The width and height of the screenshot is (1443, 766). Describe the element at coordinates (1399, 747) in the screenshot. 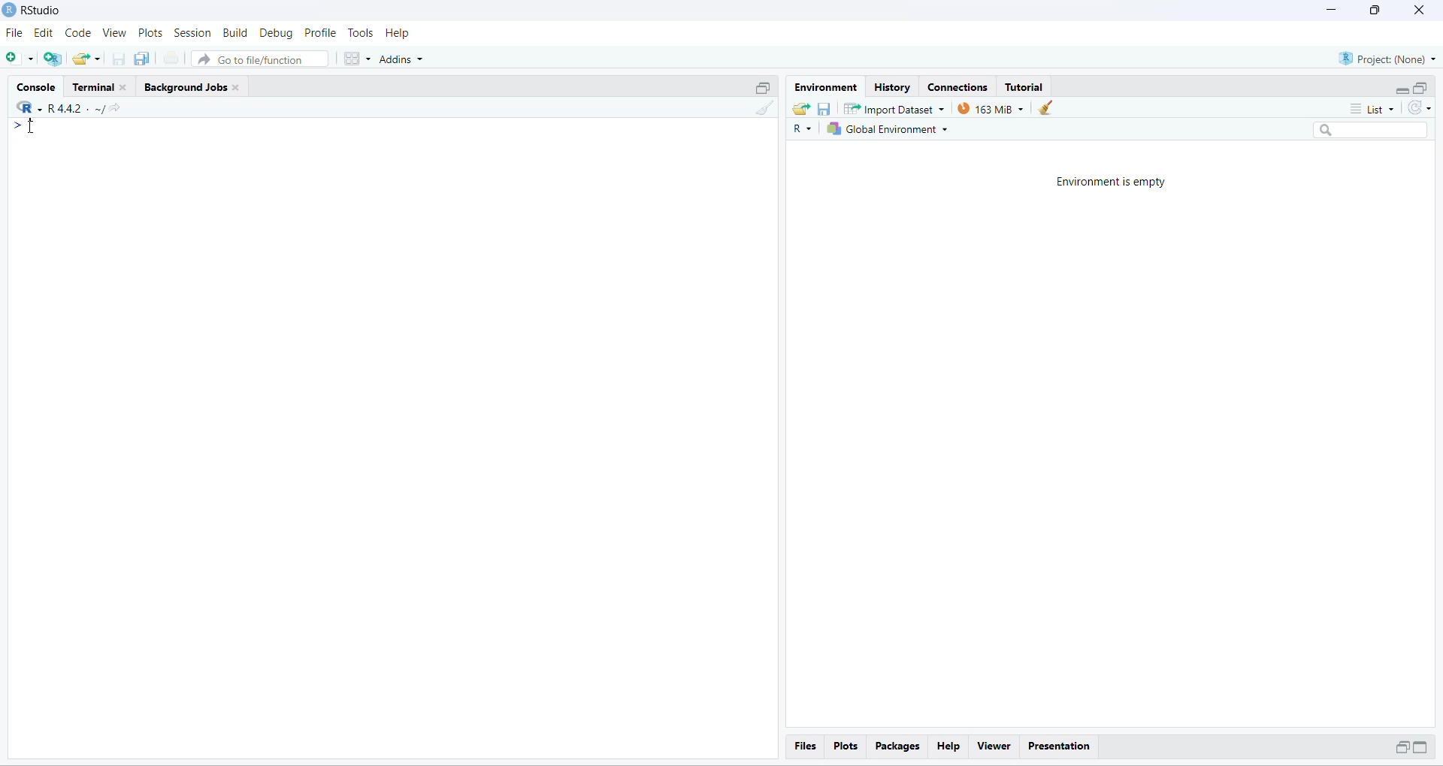

I see `minimize` at that location.